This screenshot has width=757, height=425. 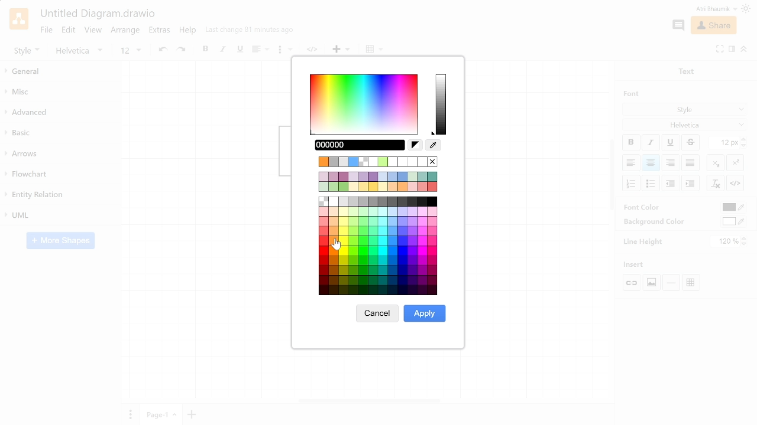 What do you see at coordinates (183, 50) in the screenshot?
I see `redo` at bounding box center [183, 50].